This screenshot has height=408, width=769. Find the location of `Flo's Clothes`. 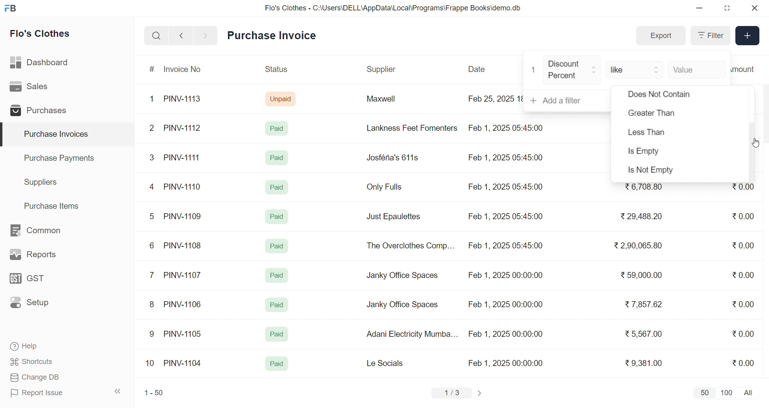

Flo's Clothes is located at coordinates (46, 35).